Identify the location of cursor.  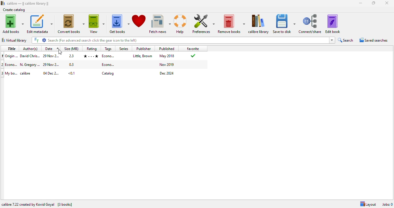
(60, 52).